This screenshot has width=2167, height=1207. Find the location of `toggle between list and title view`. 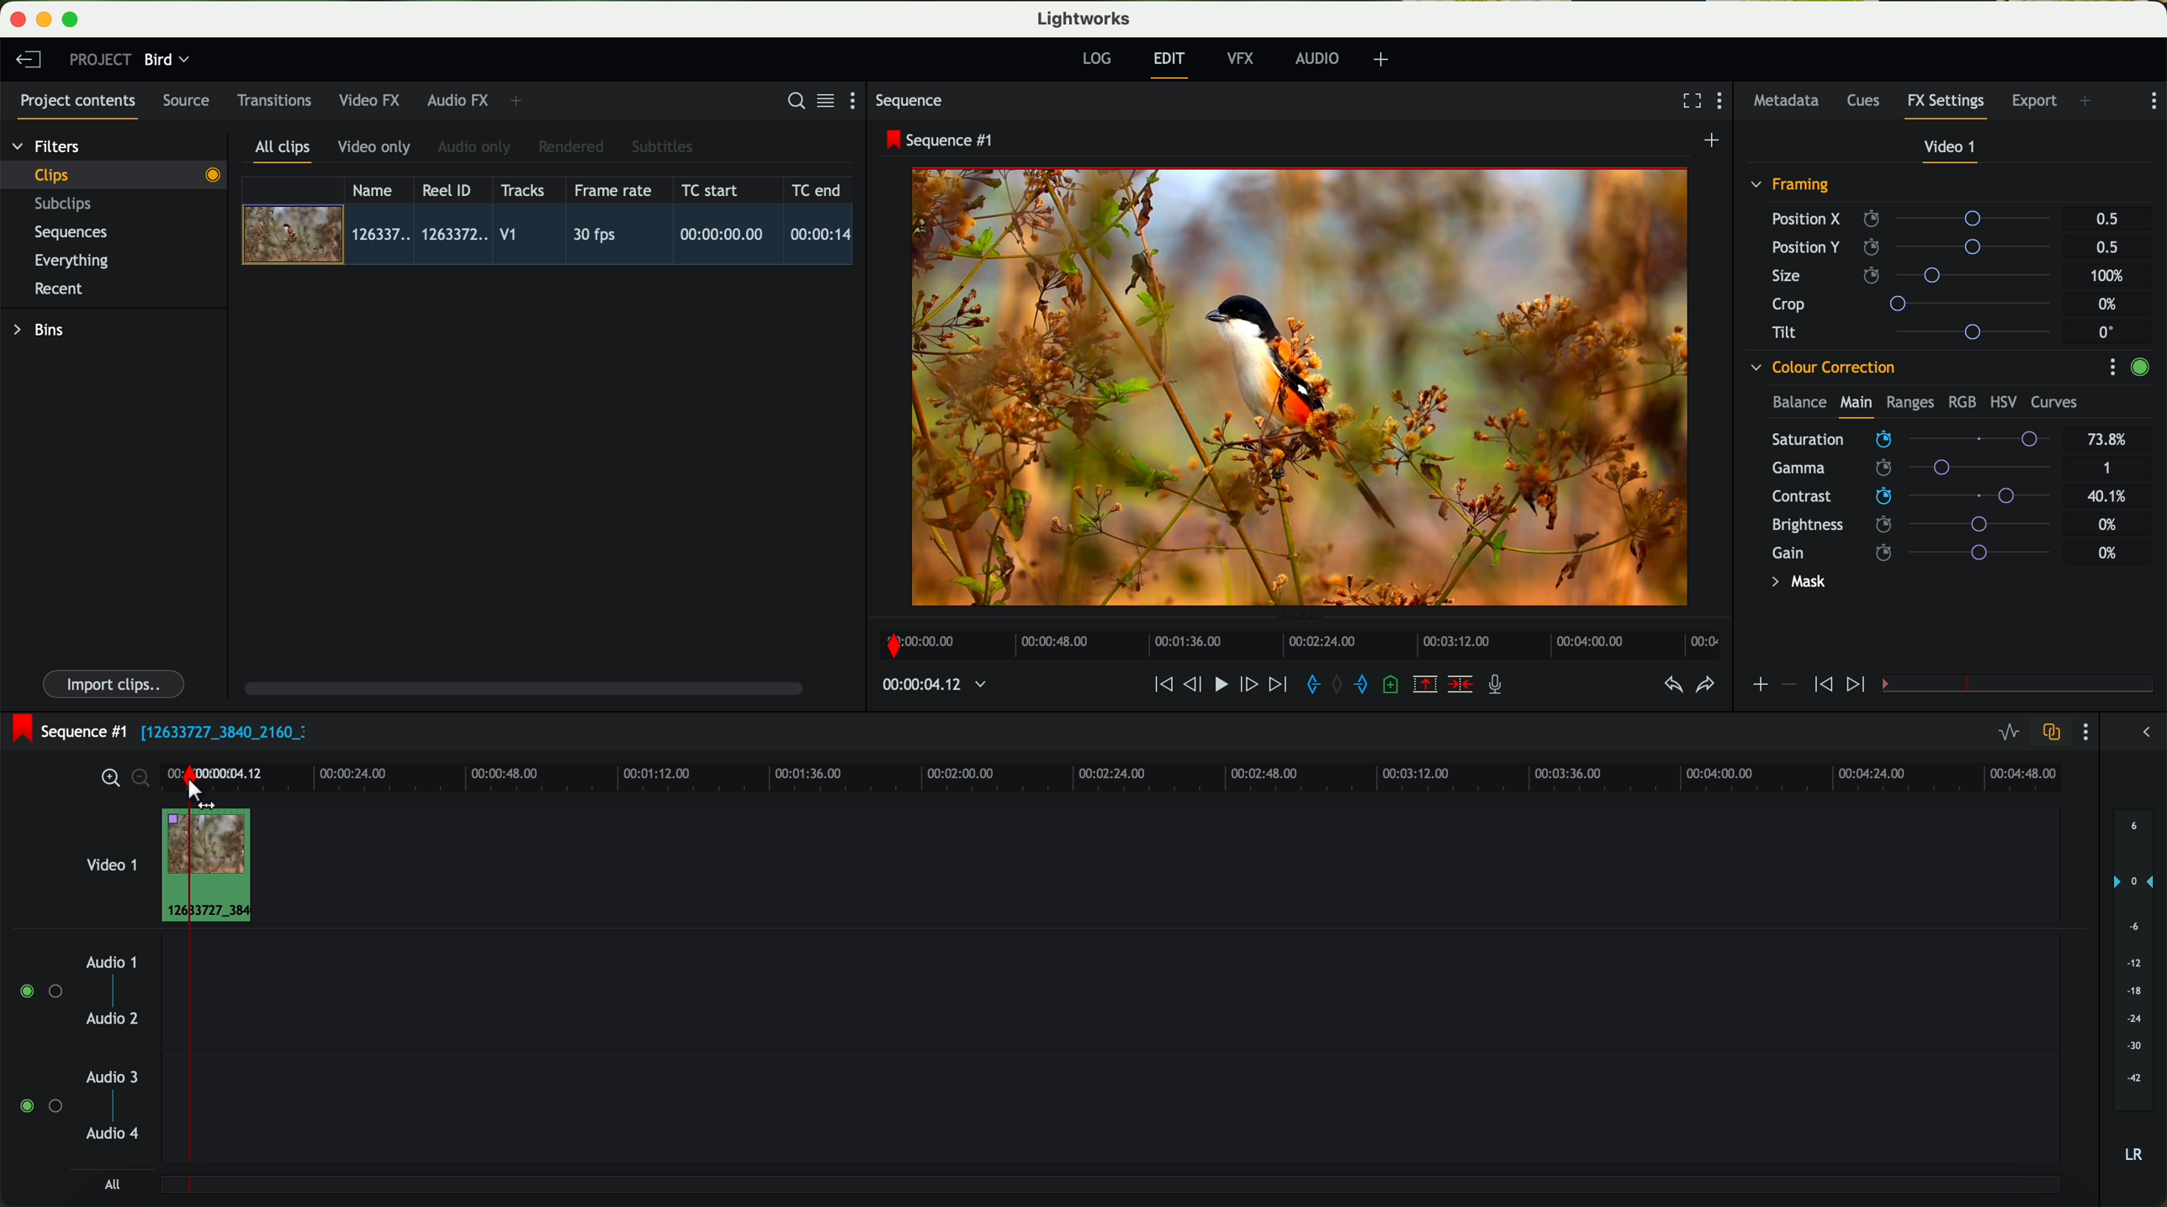

toggle between list and title view is located at coordinates (824, 100).